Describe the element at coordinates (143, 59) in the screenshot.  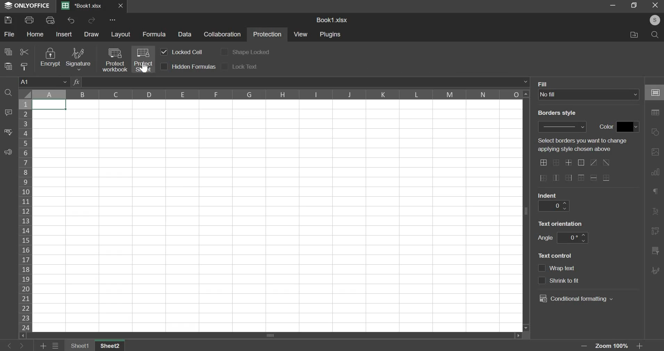
I see `protect sheet with cursor` at that location.